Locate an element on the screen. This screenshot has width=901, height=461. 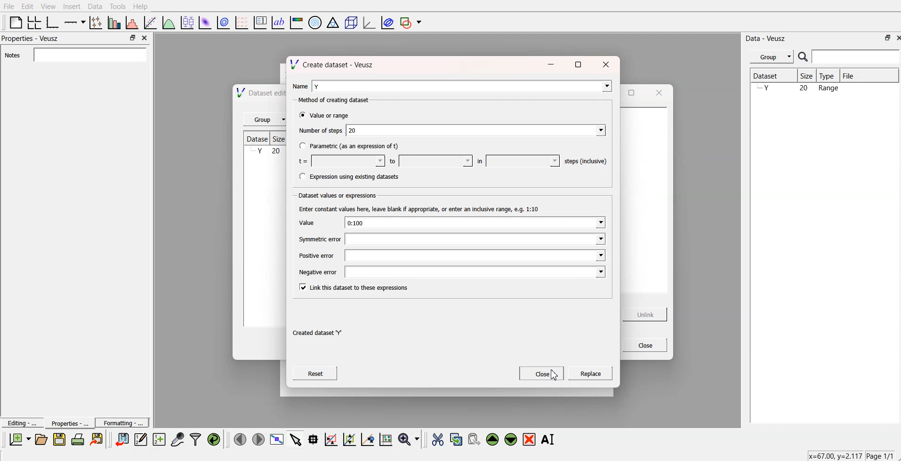
 is located at coordinates (605, 63).